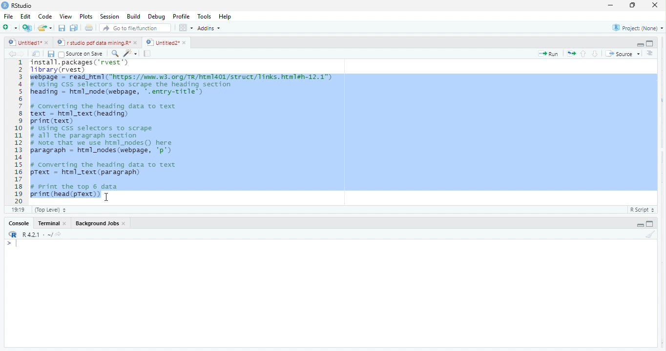 Image resolution: width=666 pixels, height=351 pixels. I want to click on terminal, so click(50, 223).